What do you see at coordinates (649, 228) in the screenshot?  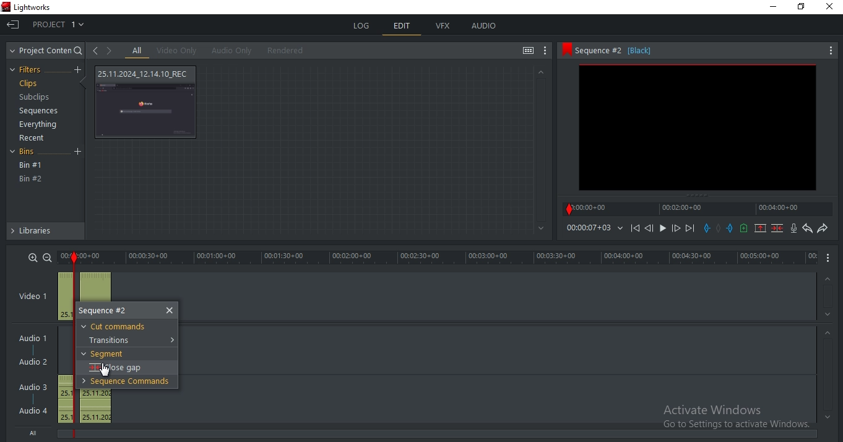 I see `Previous` at bounding box center [649, 228].